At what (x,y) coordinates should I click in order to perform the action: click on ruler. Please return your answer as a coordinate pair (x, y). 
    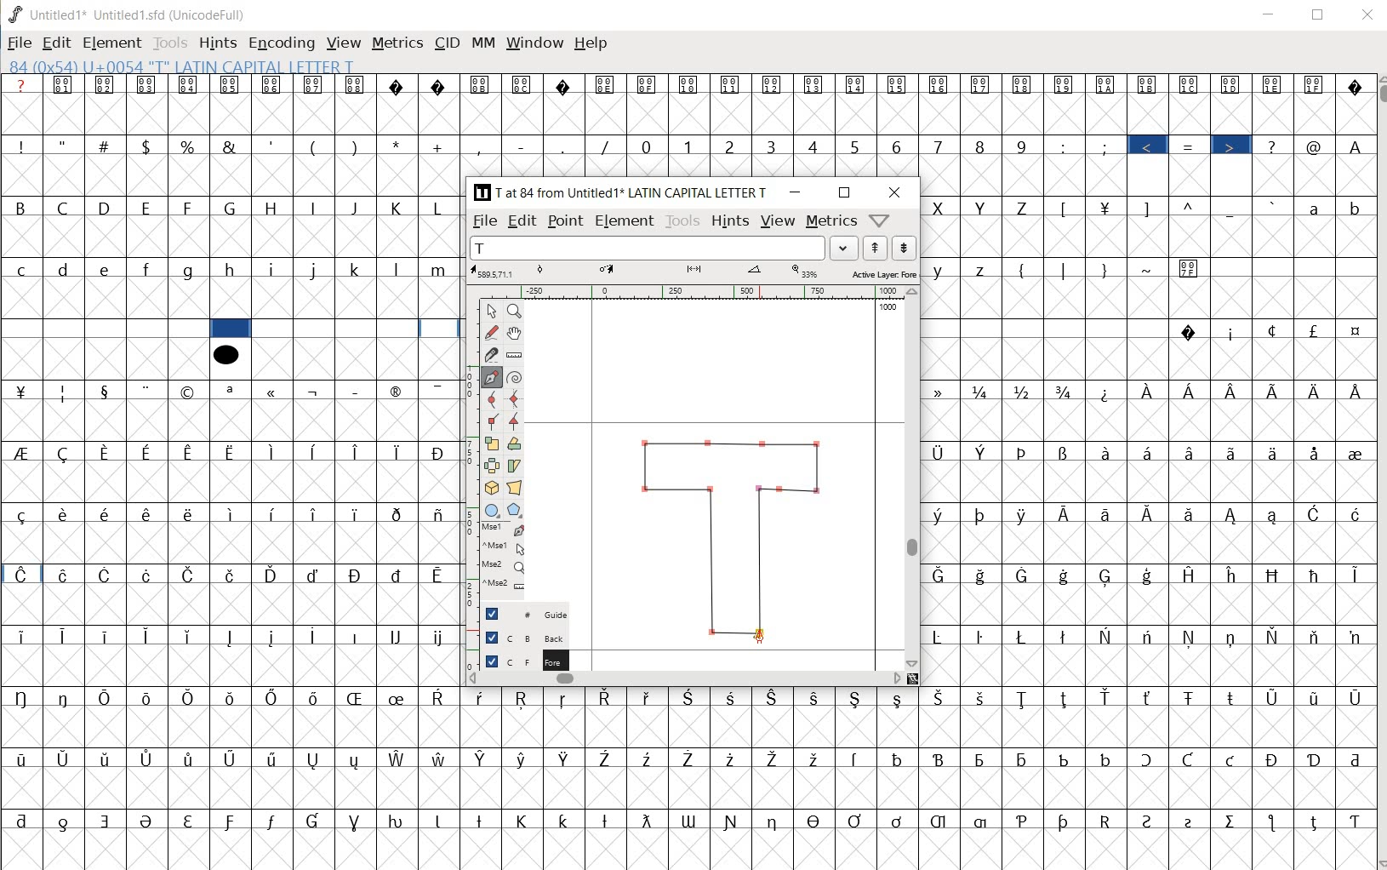
    Looking at the image, I should click on (515, 354).